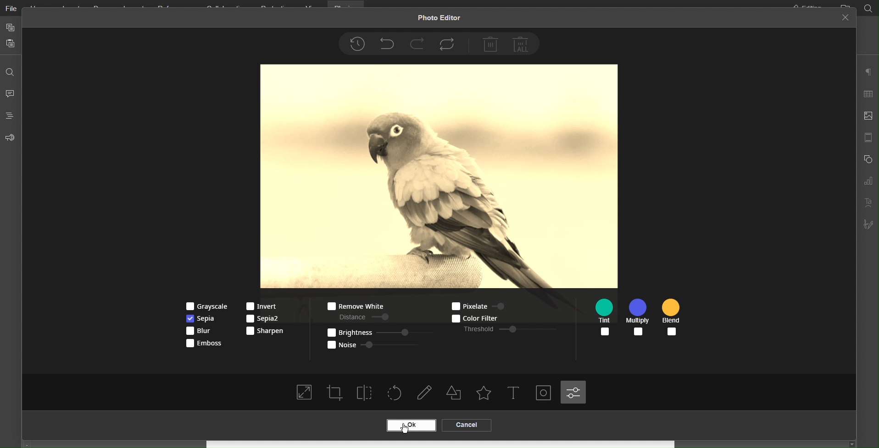 The width and height of the screenshot is (879, 448). Describe the element at coordinates (375, 344) in the screenshot. I see `Noise` at that location.